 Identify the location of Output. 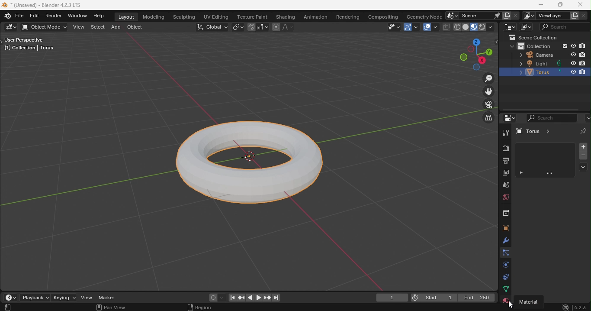
(505, 160).